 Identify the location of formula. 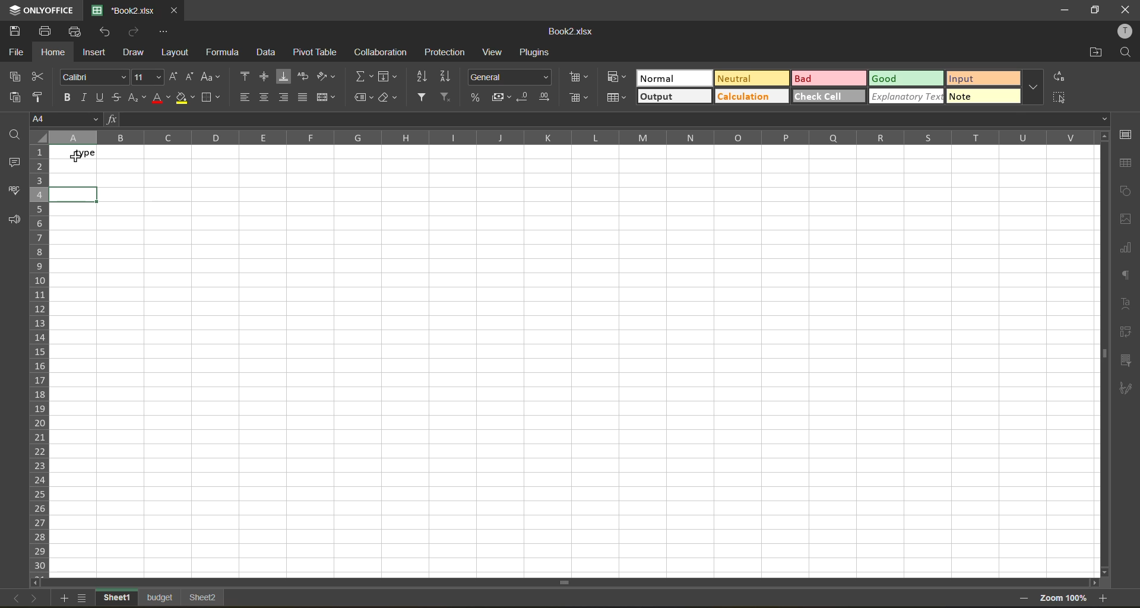
(227, 51).